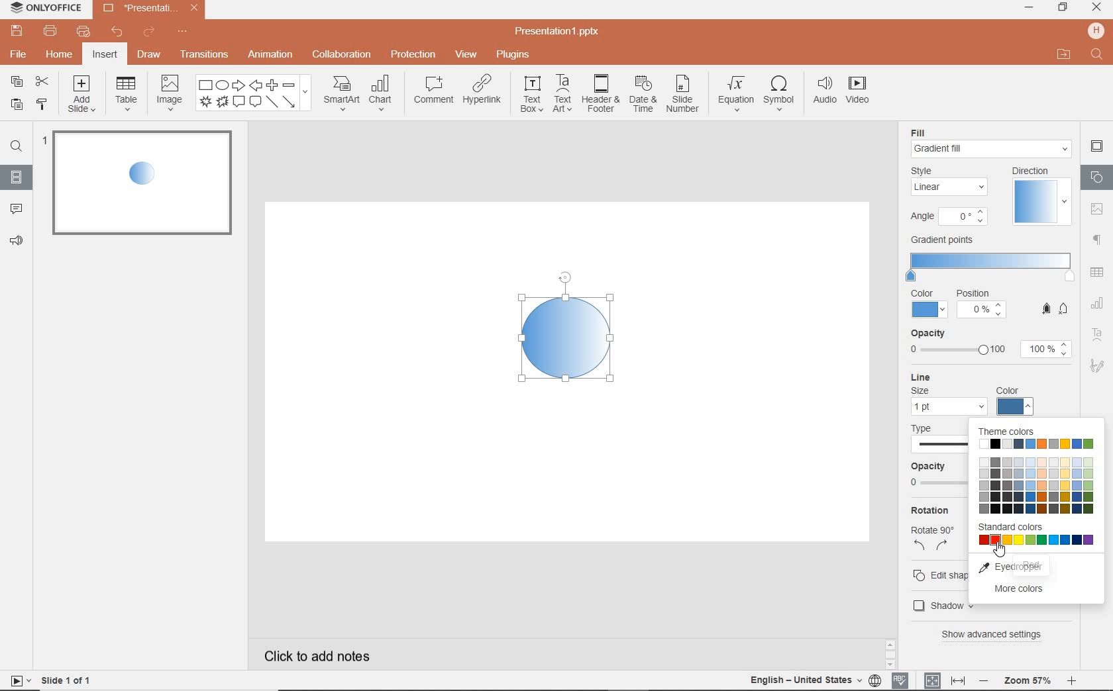 The width and height of the screenshot is (1113, 691). Describe the element at coordinates (311, 655) in the screenshot. I see `click to add notes` at that location.